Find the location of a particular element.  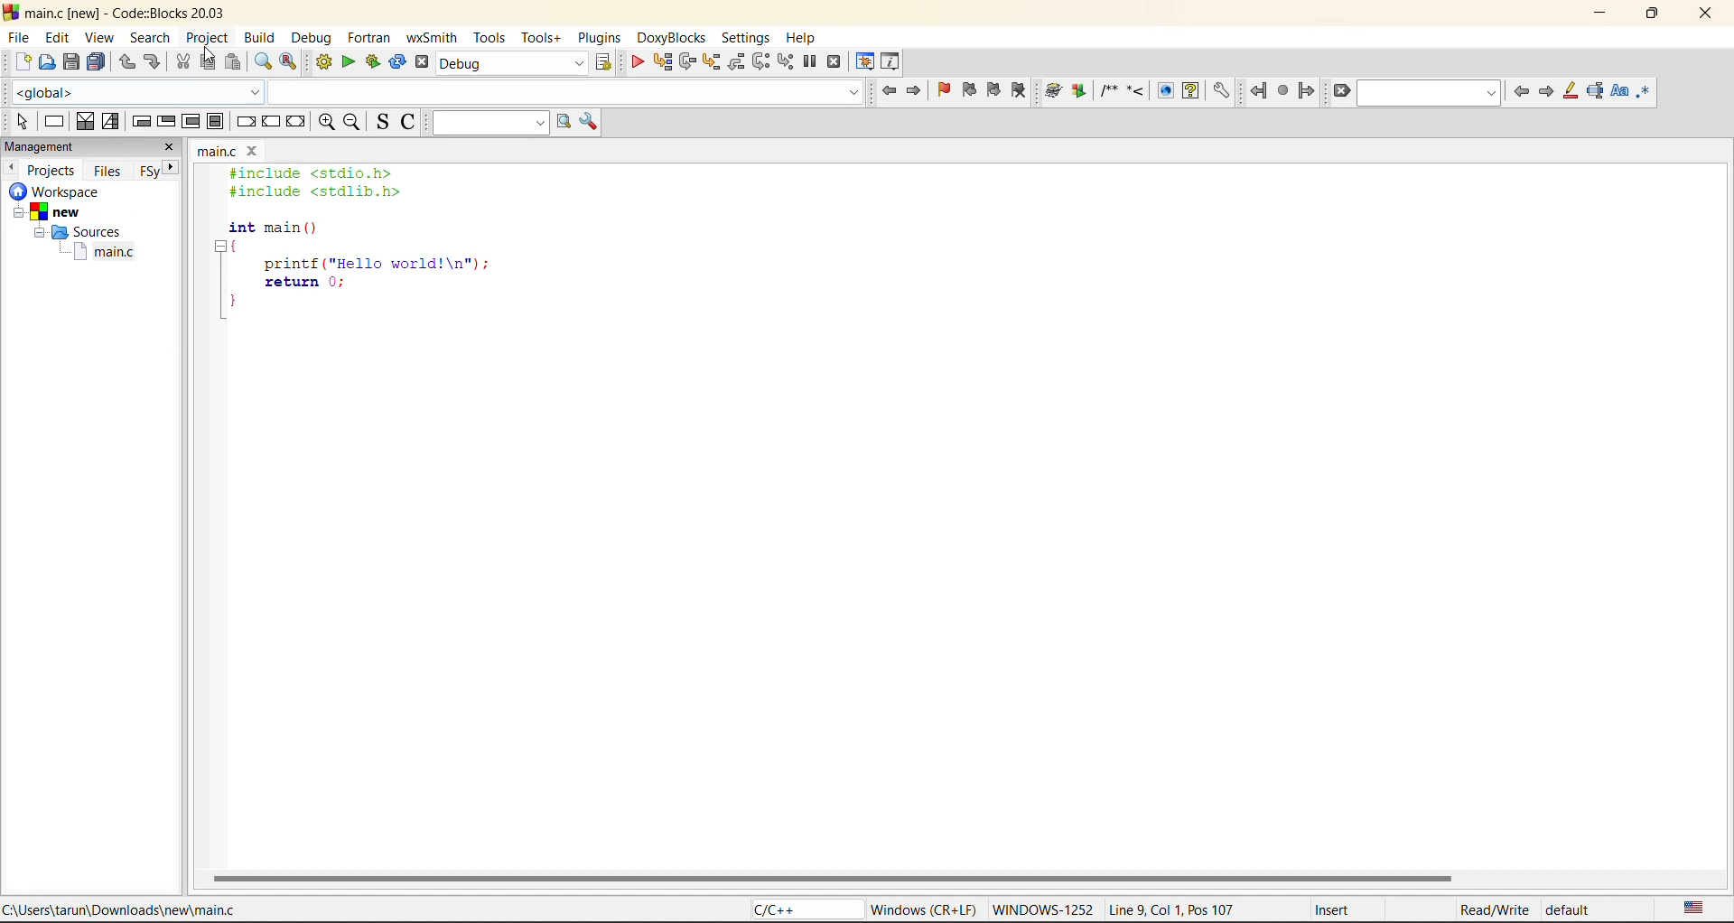

management is located at coordinates (42, 146).